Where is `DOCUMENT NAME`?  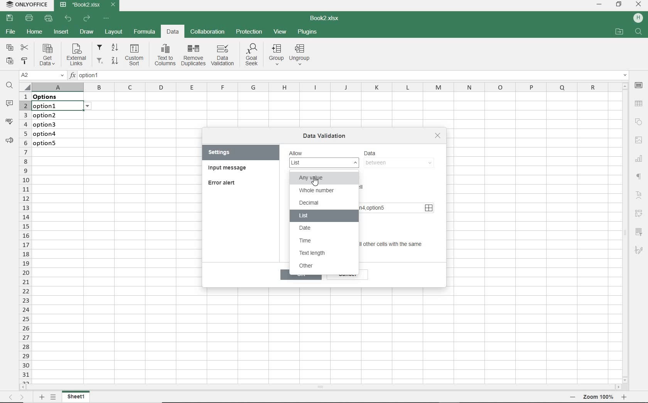
DOCUMENT NAME is located at coordinates (328, 19).